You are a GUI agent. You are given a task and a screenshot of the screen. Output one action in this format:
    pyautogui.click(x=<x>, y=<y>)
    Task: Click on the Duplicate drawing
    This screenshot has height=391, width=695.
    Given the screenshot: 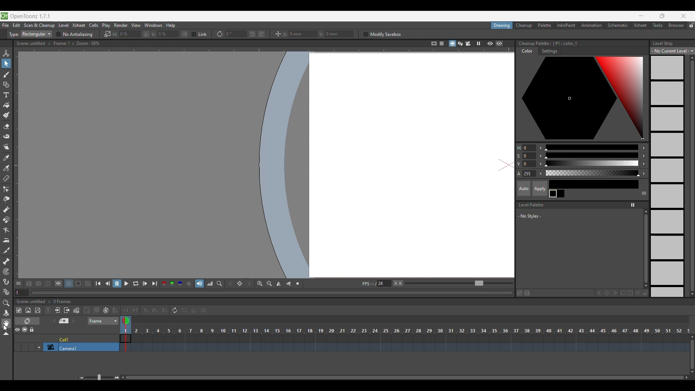 What is the action you would take?
    pyautogui.click(x=96, y=310)
    